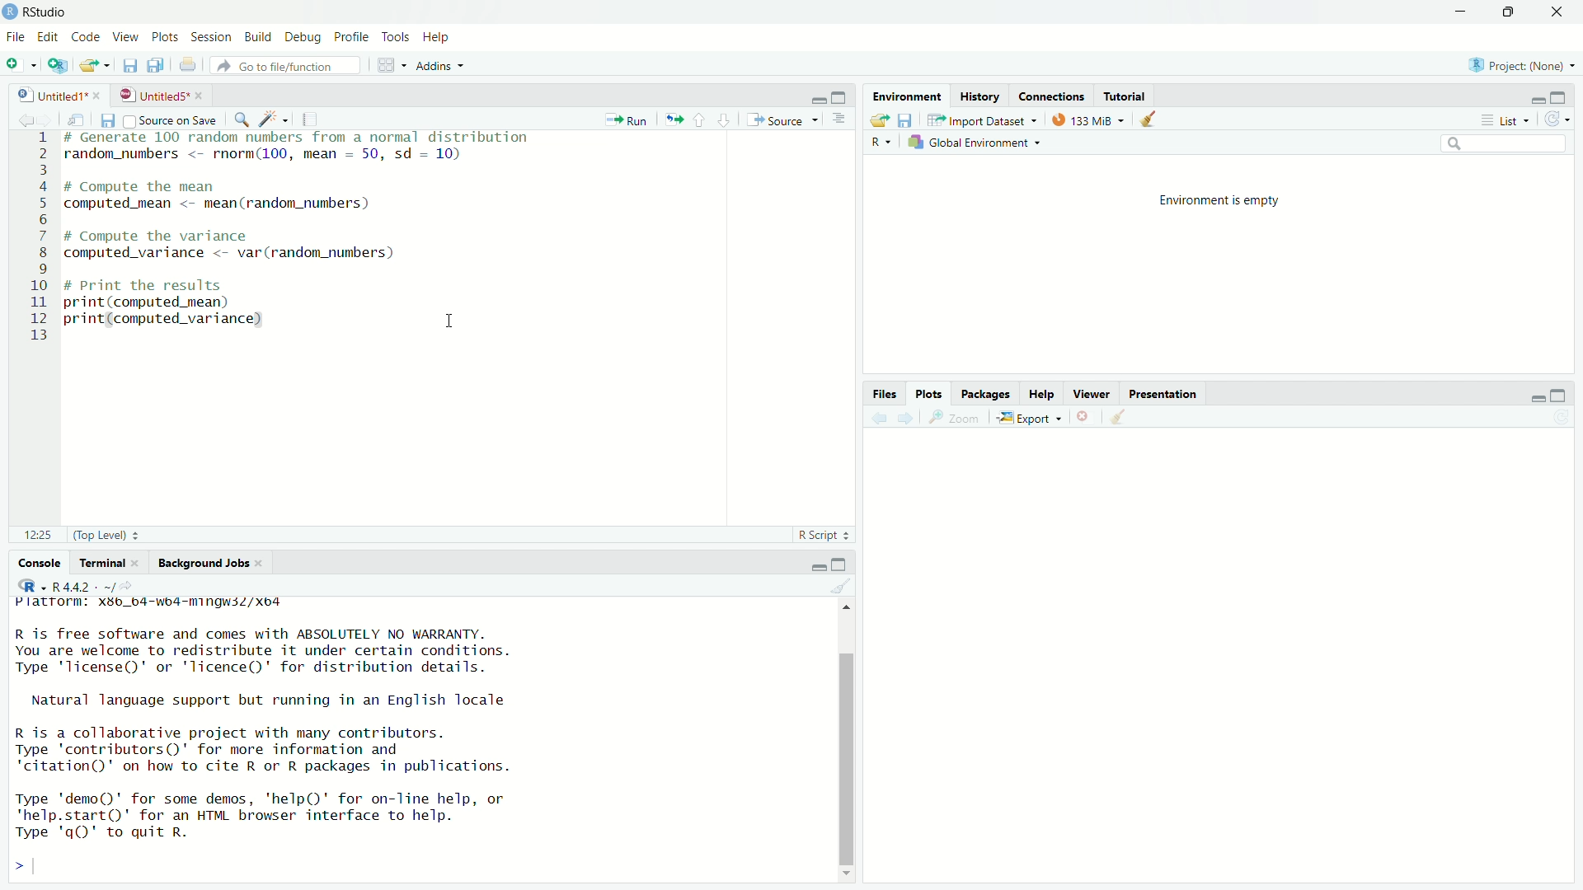  I want to click on help, so click(435, 36).